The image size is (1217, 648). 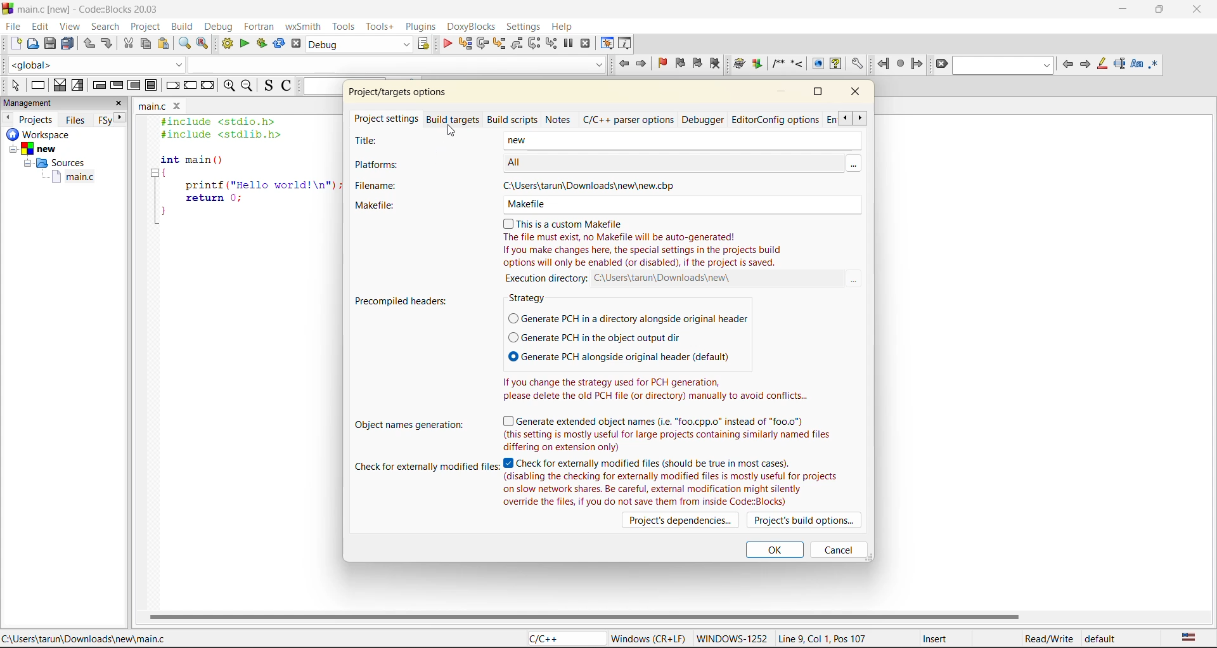 I want to click on settings, so click(x=524, y=27).